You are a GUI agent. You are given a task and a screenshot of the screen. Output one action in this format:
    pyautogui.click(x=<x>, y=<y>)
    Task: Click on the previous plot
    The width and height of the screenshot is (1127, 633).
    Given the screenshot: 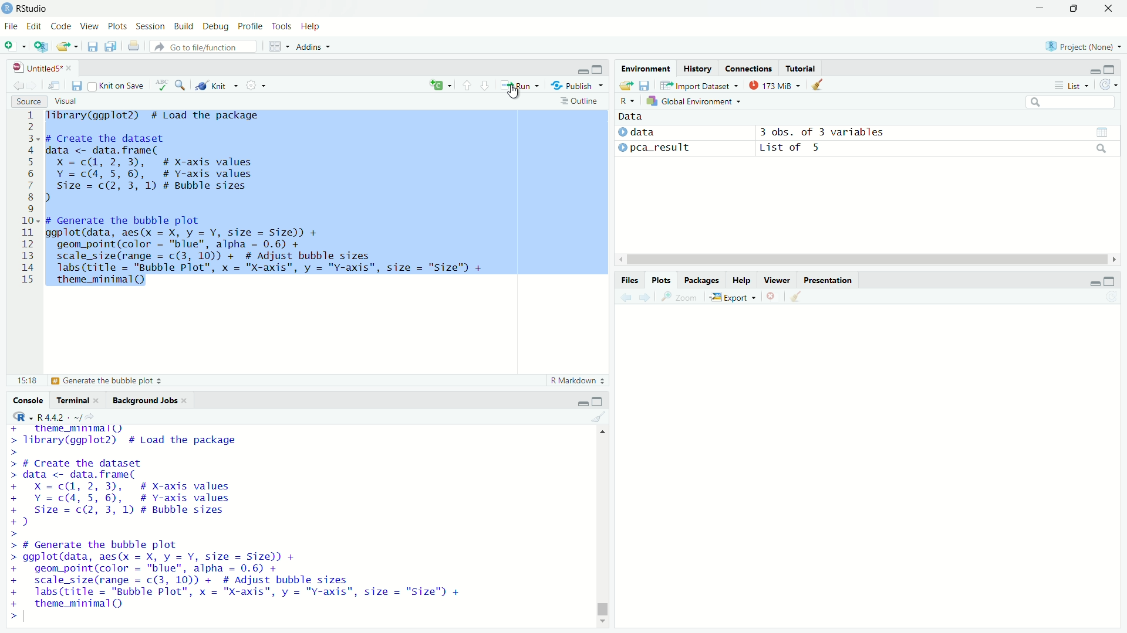 What is the action you would take?
    pyautogui.click(x=625, y=297)
    